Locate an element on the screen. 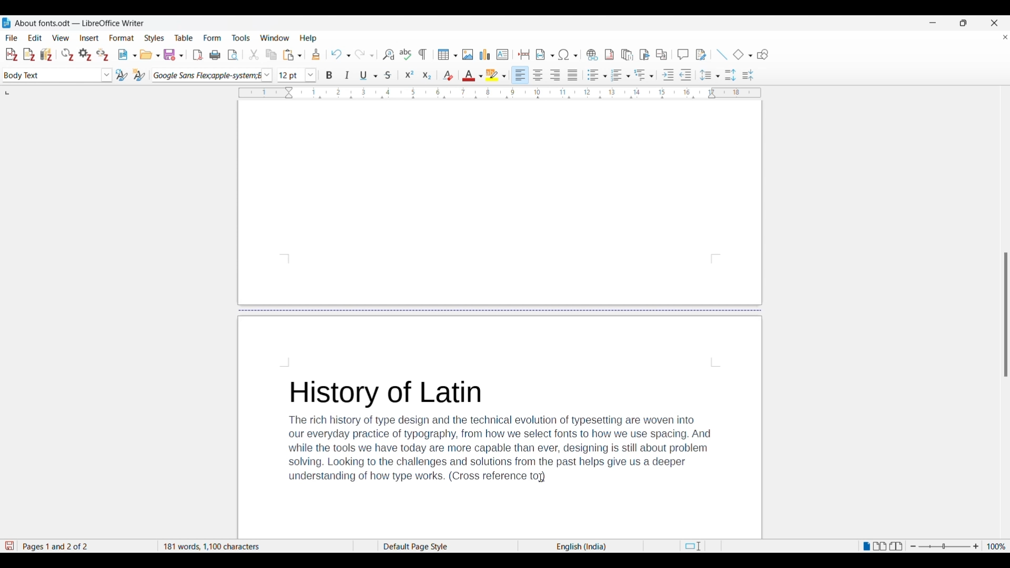 The width and height of the screenshot is (1010, 568). Help menu is located at coordinates (308, 38).